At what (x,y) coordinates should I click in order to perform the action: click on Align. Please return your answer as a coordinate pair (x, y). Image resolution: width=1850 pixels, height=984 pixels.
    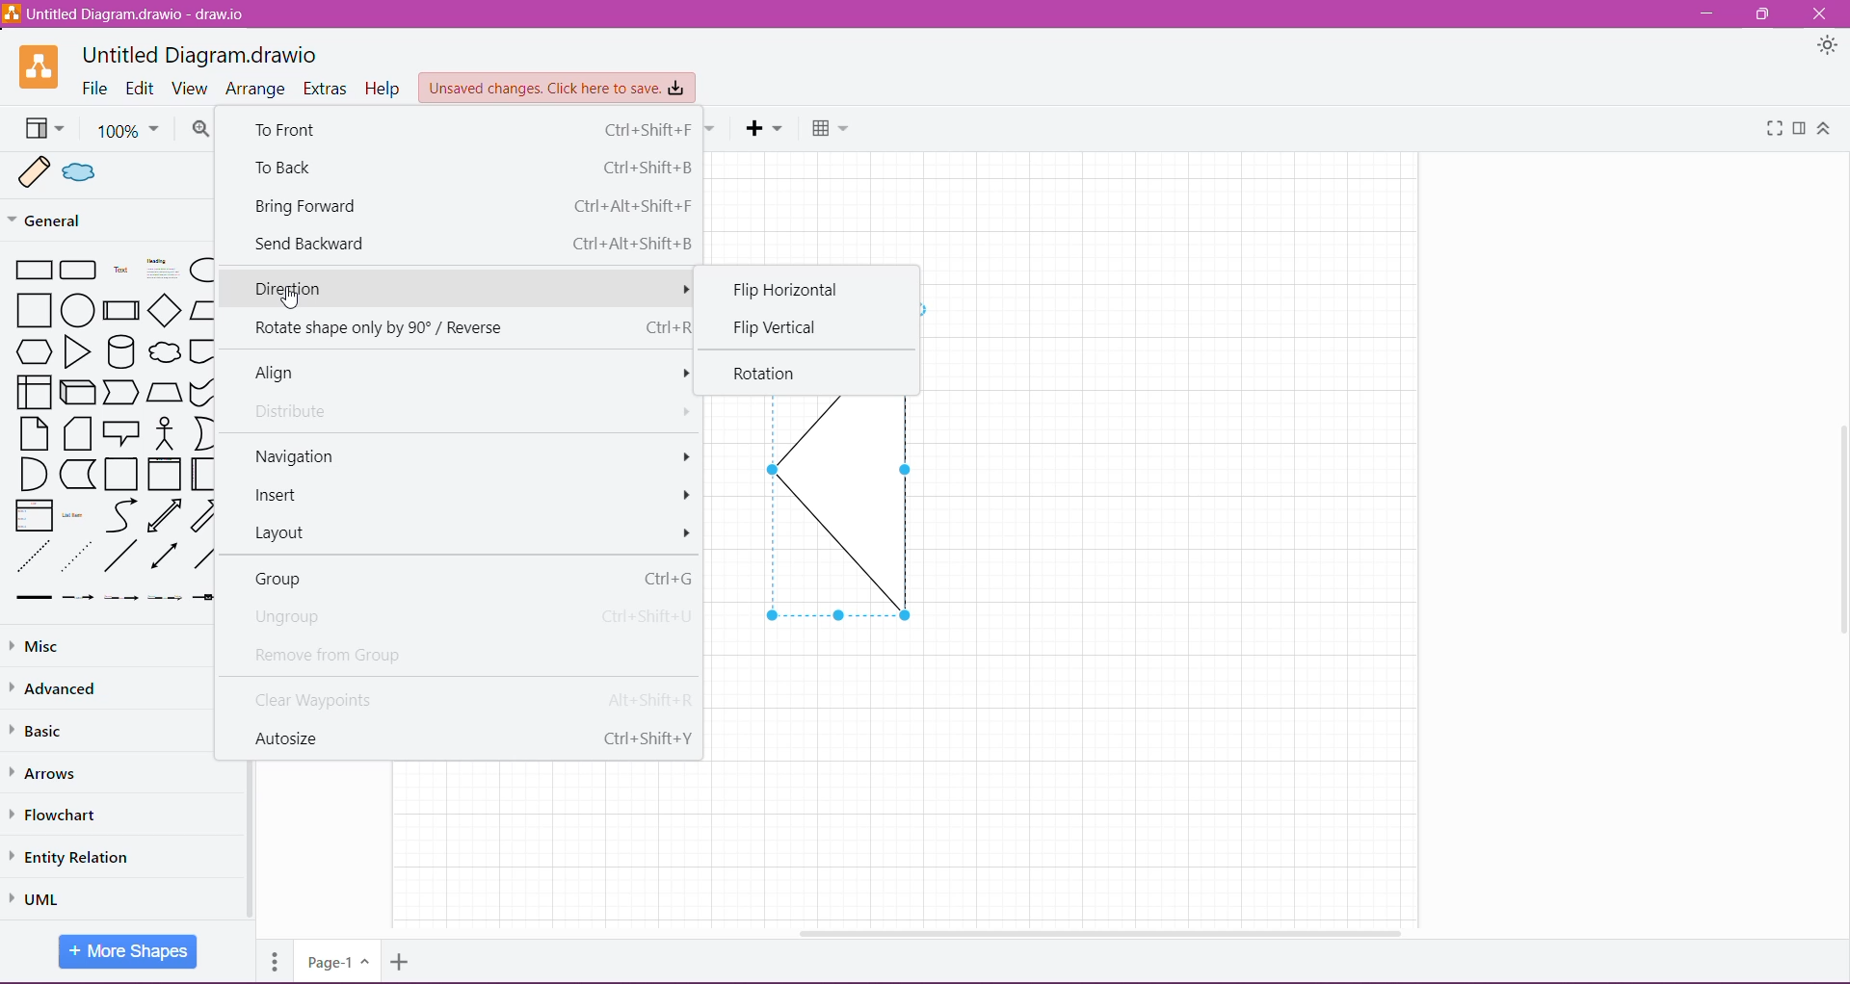
    Looking at the image, I should click on (464, 373).